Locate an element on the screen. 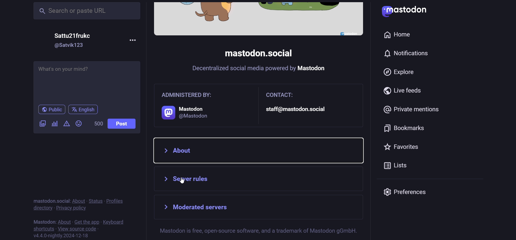 The image size is (516, 240). content warning is located at coordinates (66, 124).